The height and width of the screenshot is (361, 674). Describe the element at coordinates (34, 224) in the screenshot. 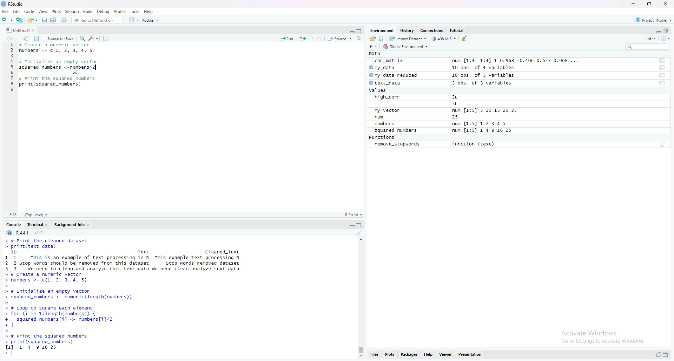

I see `Terminal` at that location.